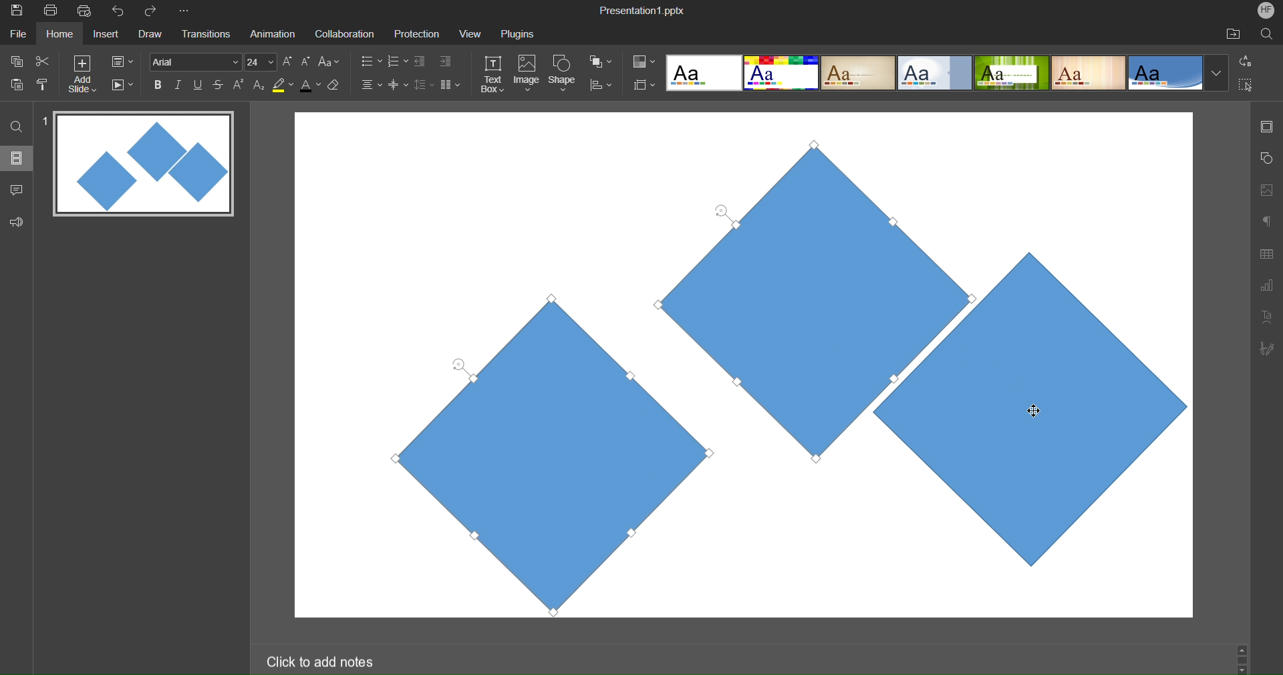 This screenshot has width=1283, height=675. I want to click on Paste, so click(17, 83).